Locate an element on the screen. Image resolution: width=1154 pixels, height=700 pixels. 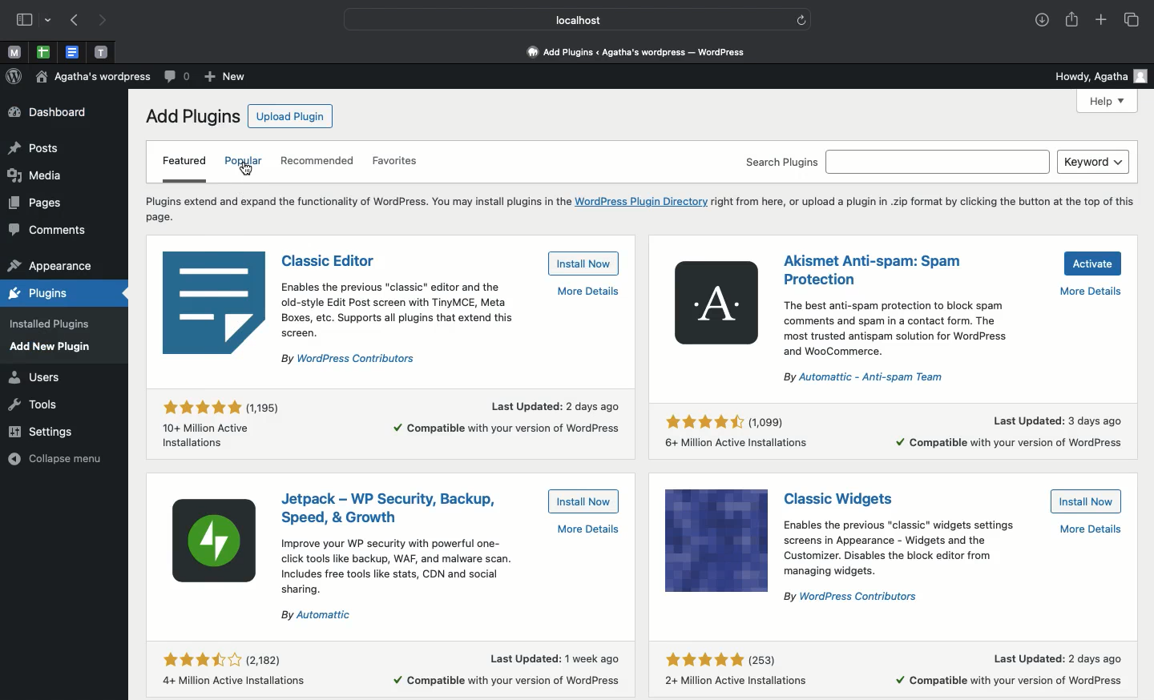
Sidebar is located at coordinates (26, 21).